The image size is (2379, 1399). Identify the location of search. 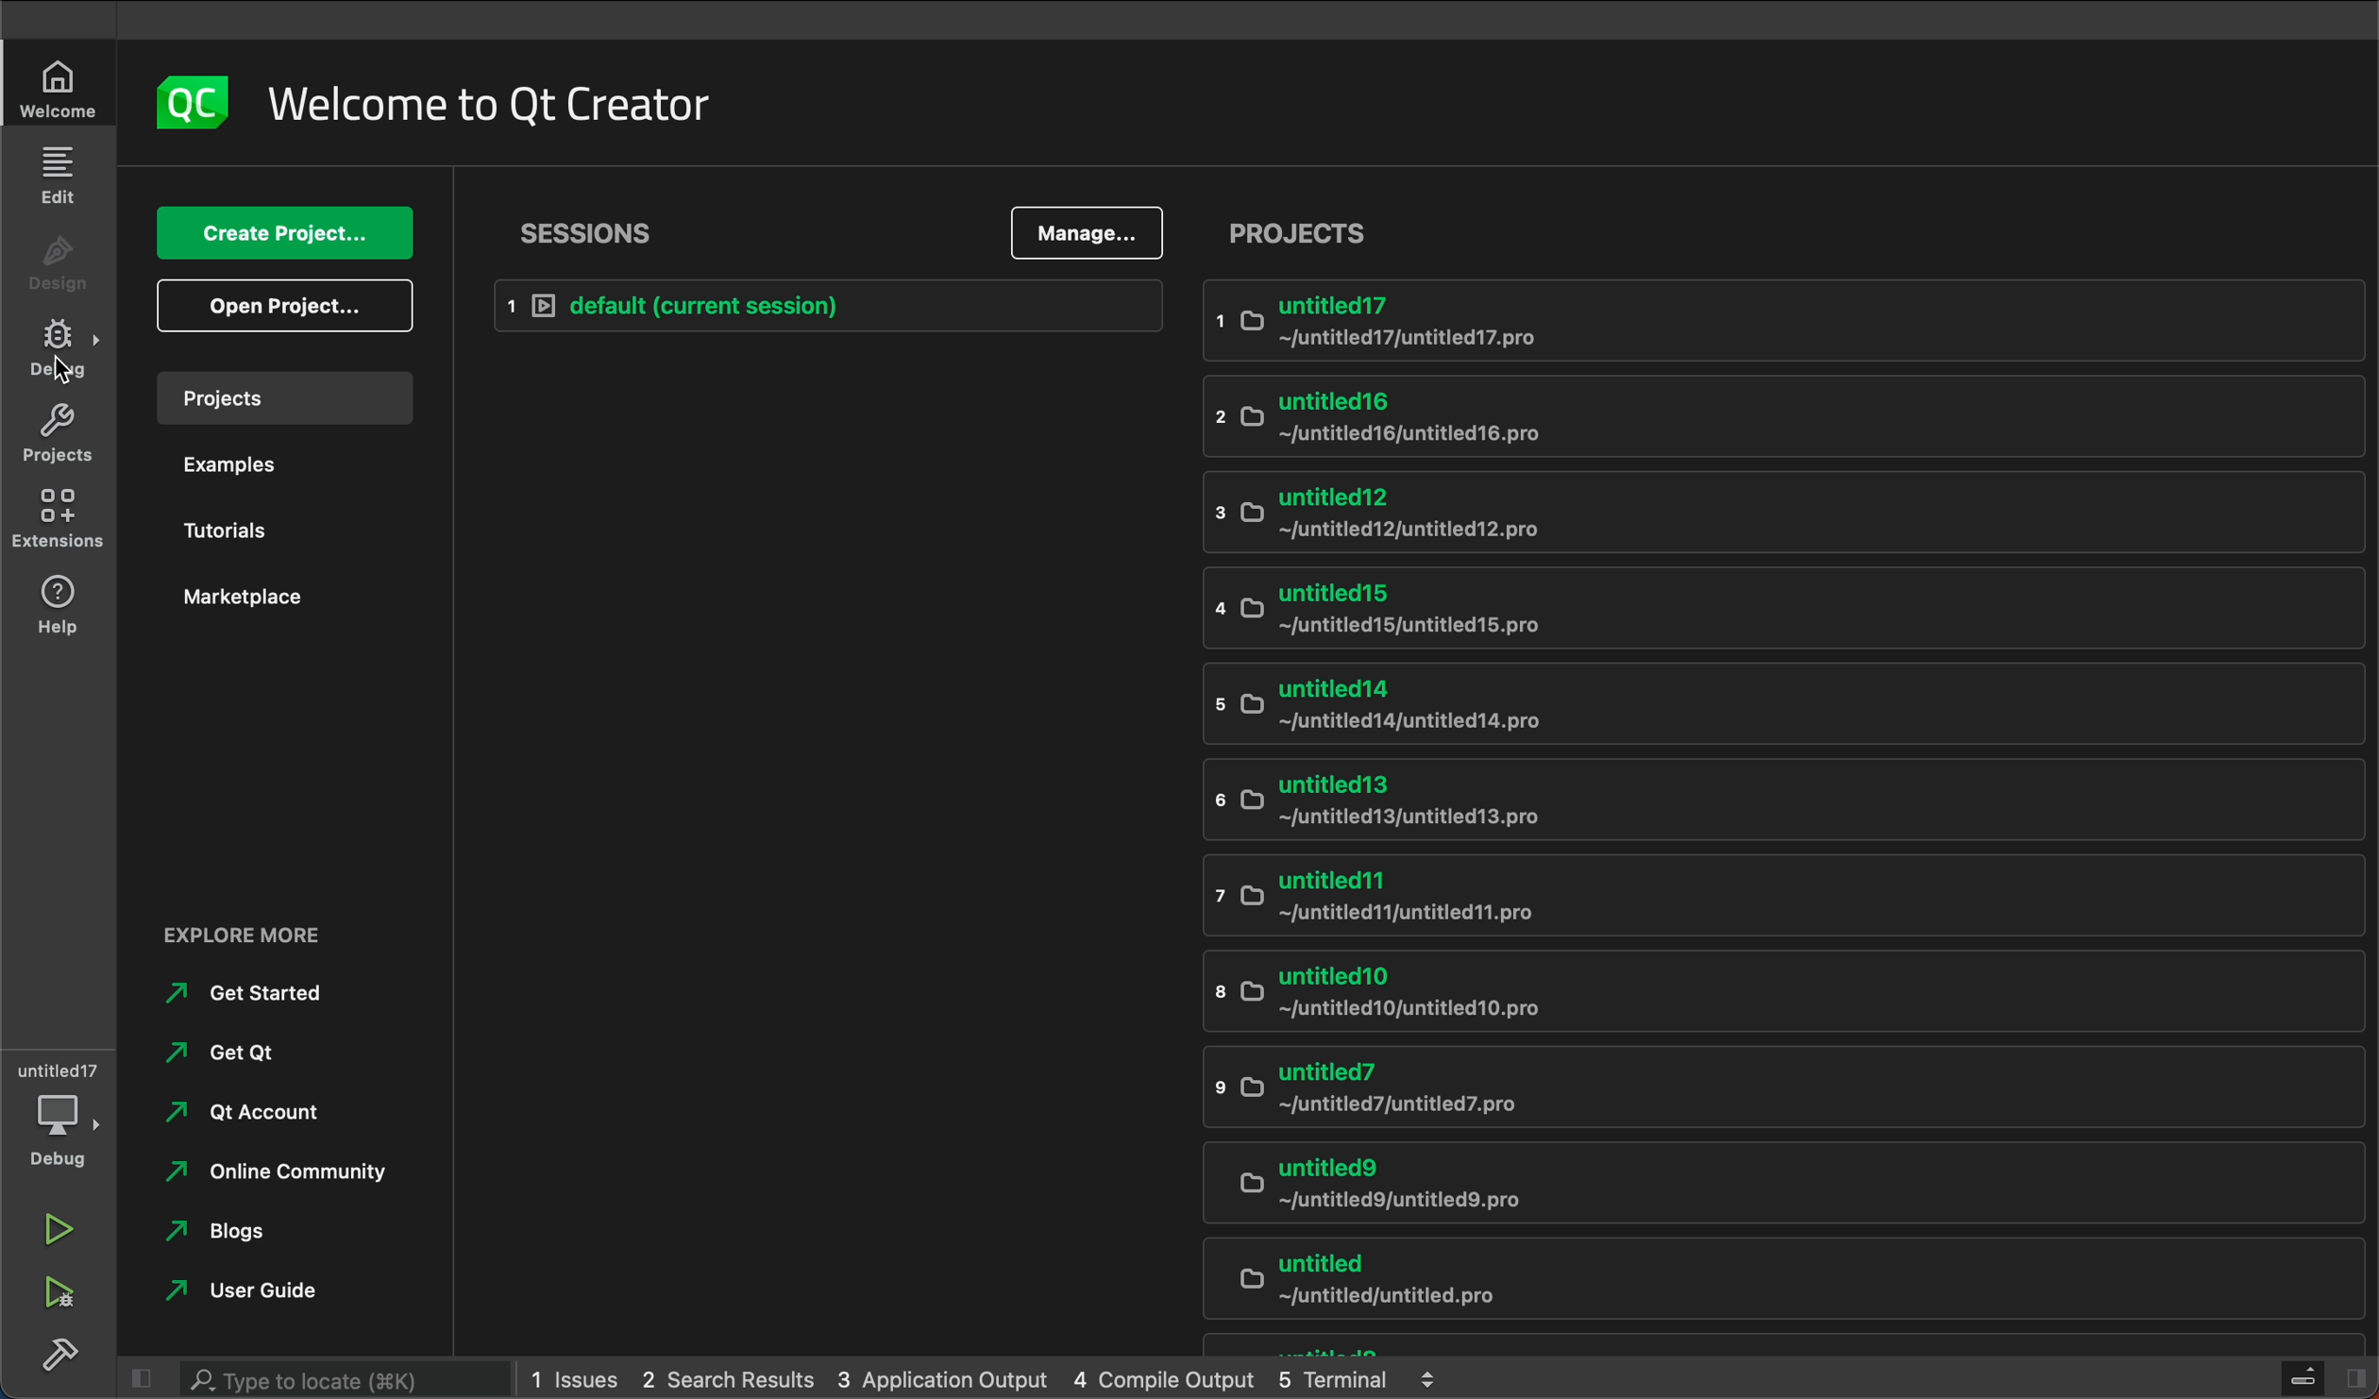
(309, 1376).